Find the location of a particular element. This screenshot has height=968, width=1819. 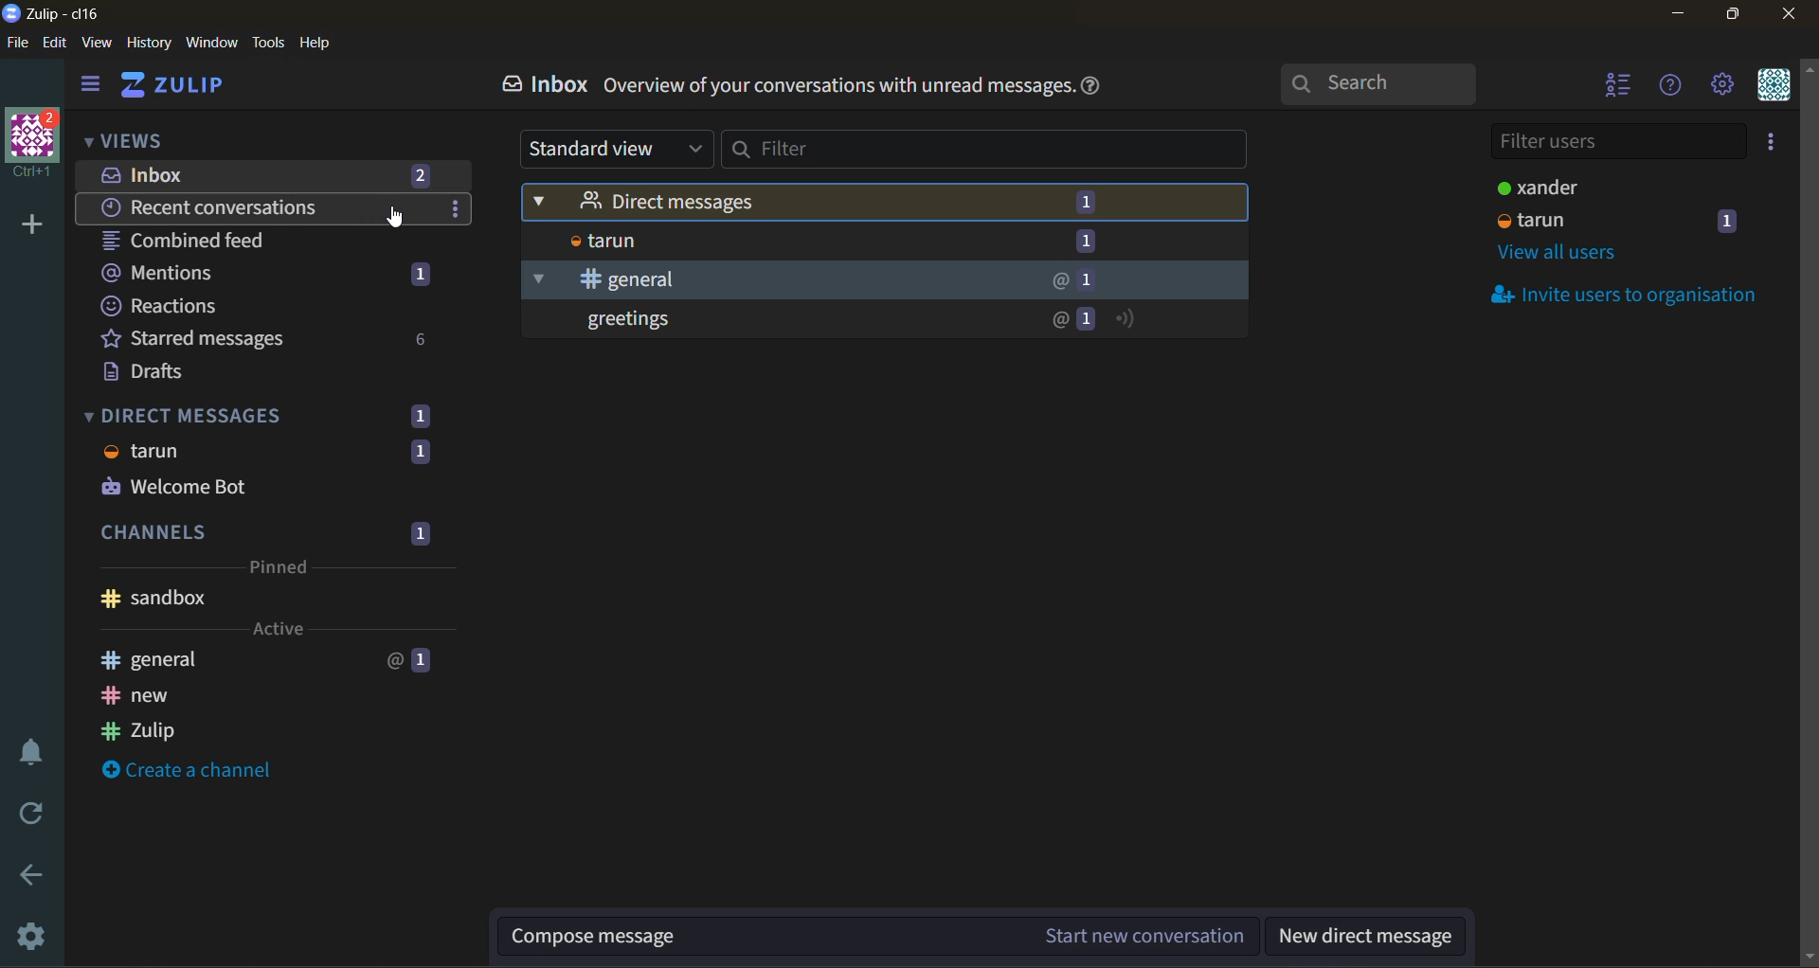

users and status is located at coordinates (1630, 220).